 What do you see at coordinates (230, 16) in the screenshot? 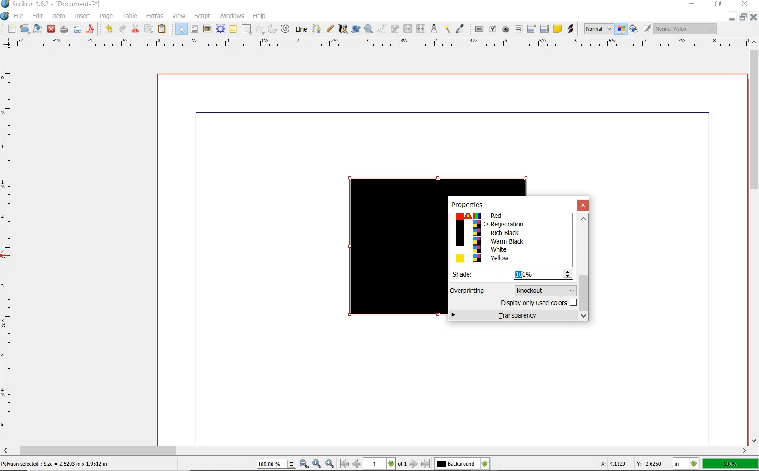
I see `windows` at bounding box center [230, 16].